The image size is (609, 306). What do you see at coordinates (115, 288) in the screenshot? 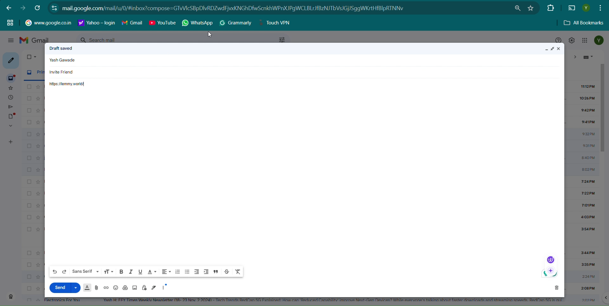
I see `Insert Emoji` at bounding box center [115, 288].